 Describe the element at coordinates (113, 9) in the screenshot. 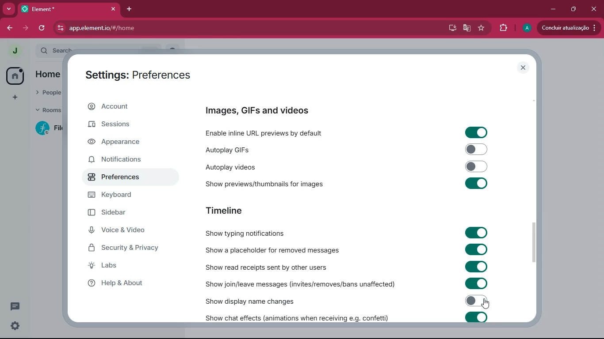

I see `close tab` at that location.